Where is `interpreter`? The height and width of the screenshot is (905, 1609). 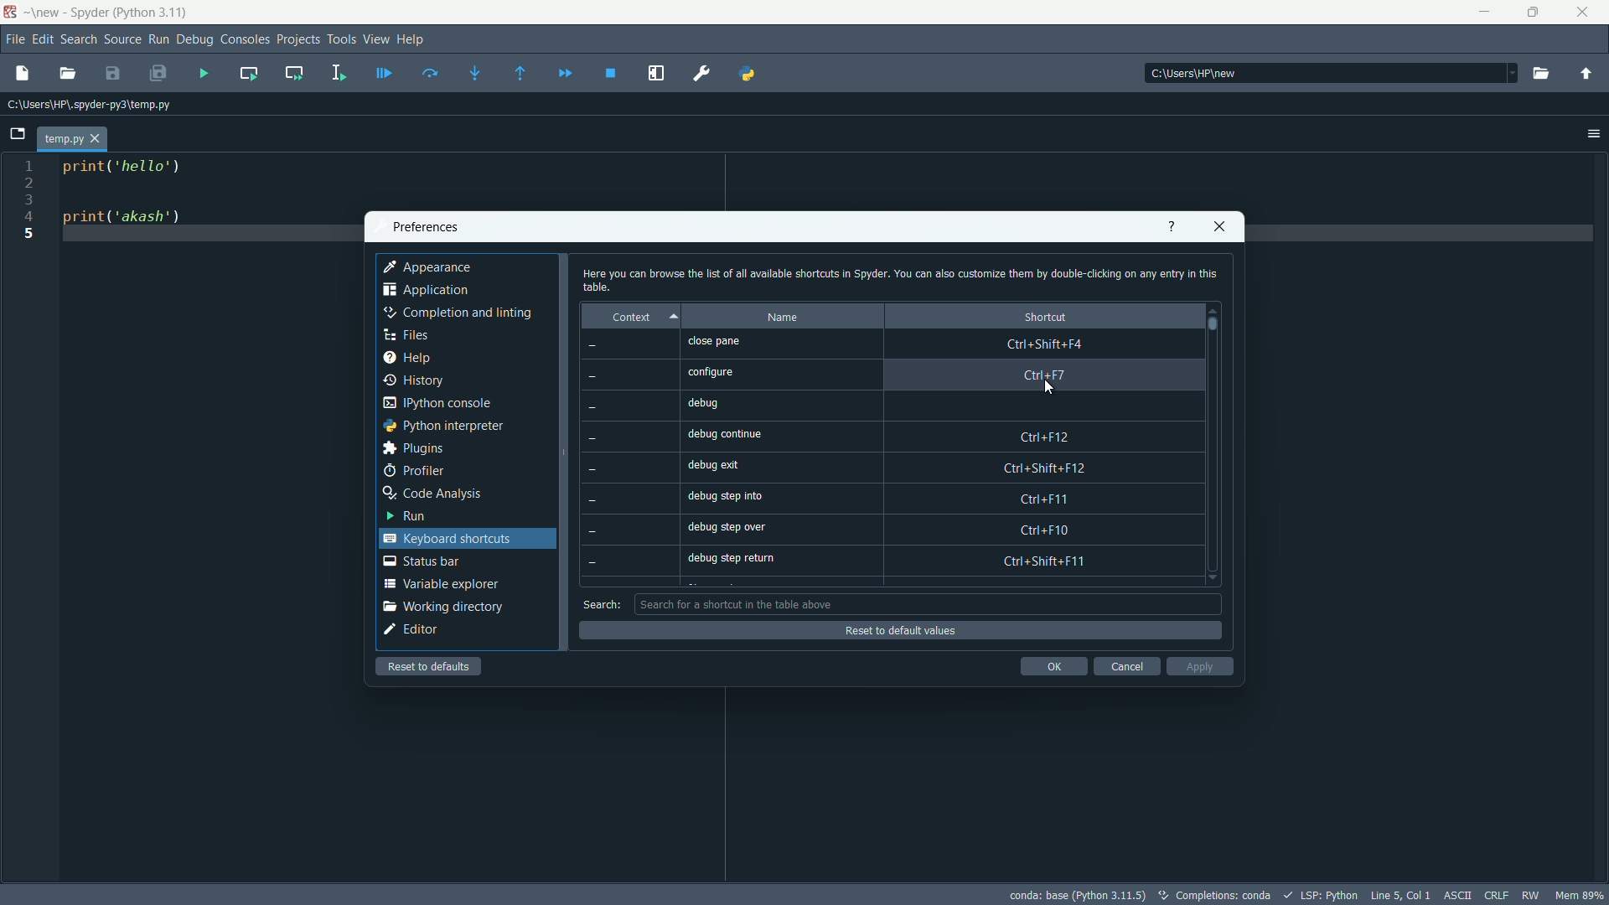 interpreter is located at coordinates (1077, 895).